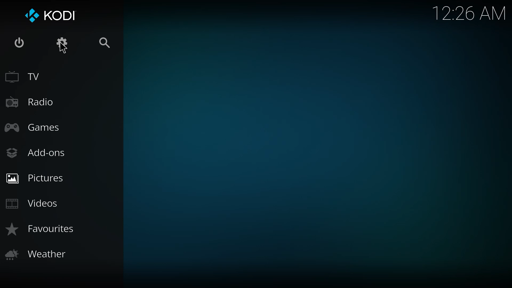  What do you see at coordinates (31, 102) in the screenshot?
I see `radio` at bounding box center [31, 102].